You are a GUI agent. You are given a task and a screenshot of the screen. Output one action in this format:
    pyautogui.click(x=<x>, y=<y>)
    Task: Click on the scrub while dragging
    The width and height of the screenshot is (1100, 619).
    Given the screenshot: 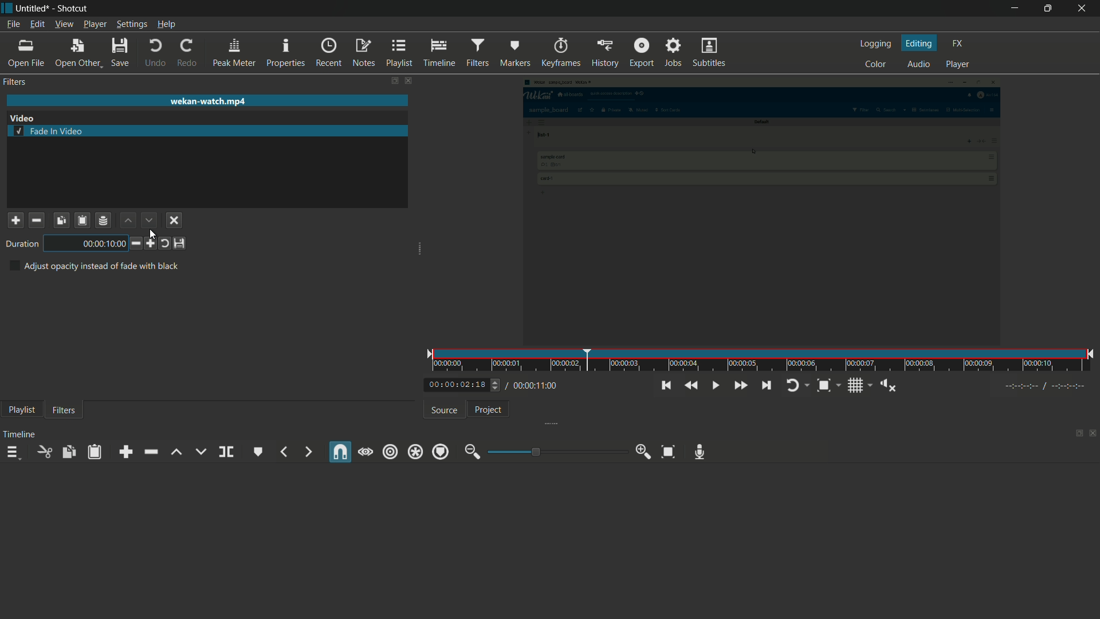 What is the action you would take?
    pyautogui.click(x=365, y=452)
    